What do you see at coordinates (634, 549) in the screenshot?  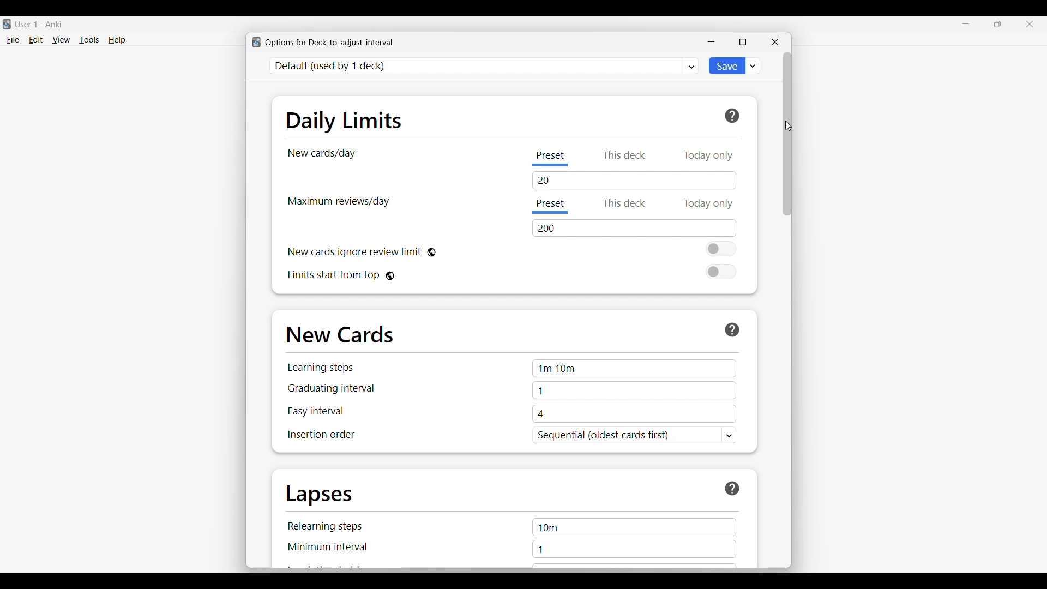 I see `1` at bounding box center [634, 549].